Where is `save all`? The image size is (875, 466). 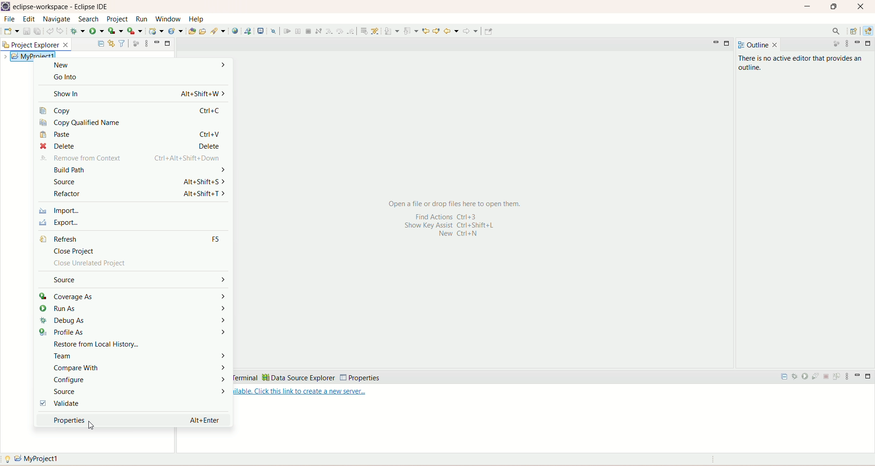 save all is located at coordinates (37, 32).